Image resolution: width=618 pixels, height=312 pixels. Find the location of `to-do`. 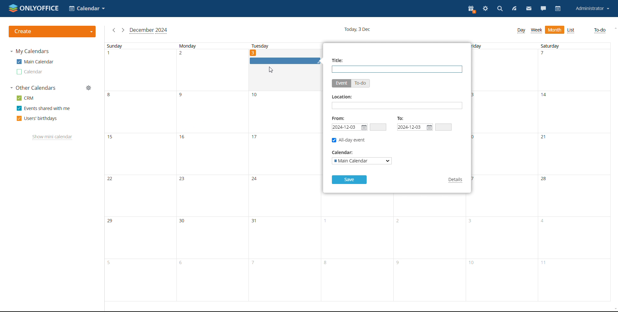

to-do is located at coordinates (361, 83).